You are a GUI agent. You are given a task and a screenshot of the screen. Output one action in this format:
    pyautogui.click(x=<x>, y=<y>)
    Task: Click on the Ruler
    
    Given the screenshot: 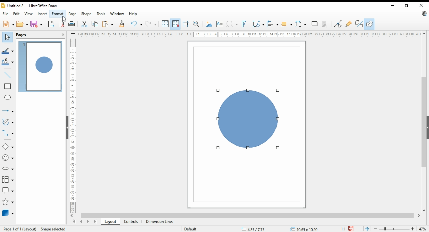 What is the action you would take?
    pyautogui.click(x=73, y=124)
    